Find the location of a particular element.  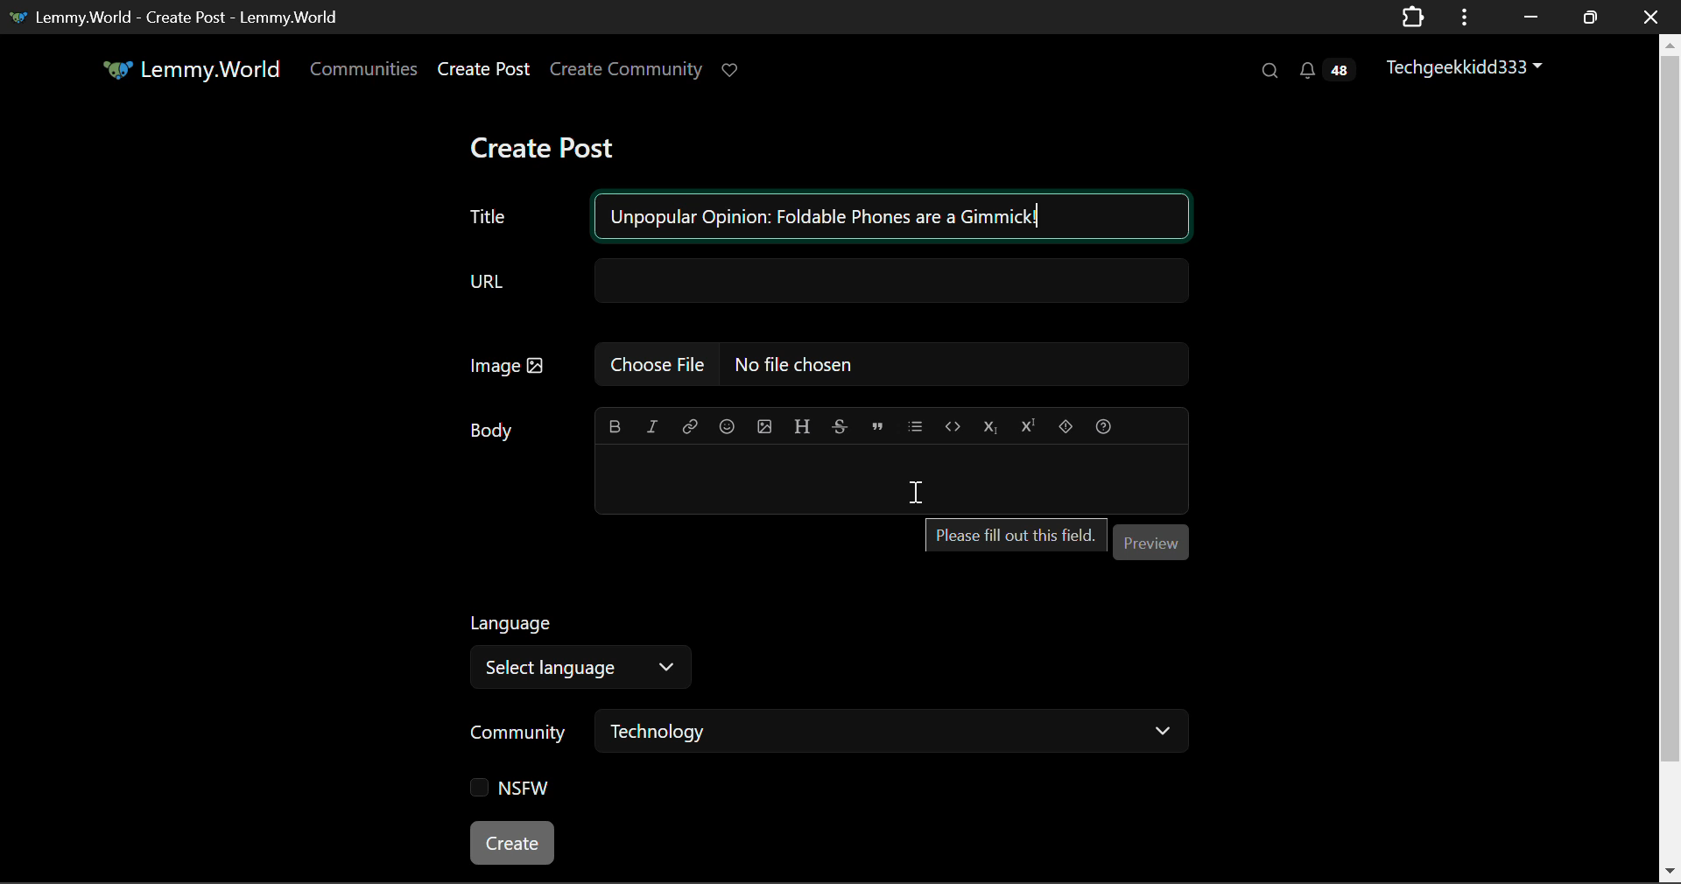

Post Body Textbox is located at coordinates (884, 477).